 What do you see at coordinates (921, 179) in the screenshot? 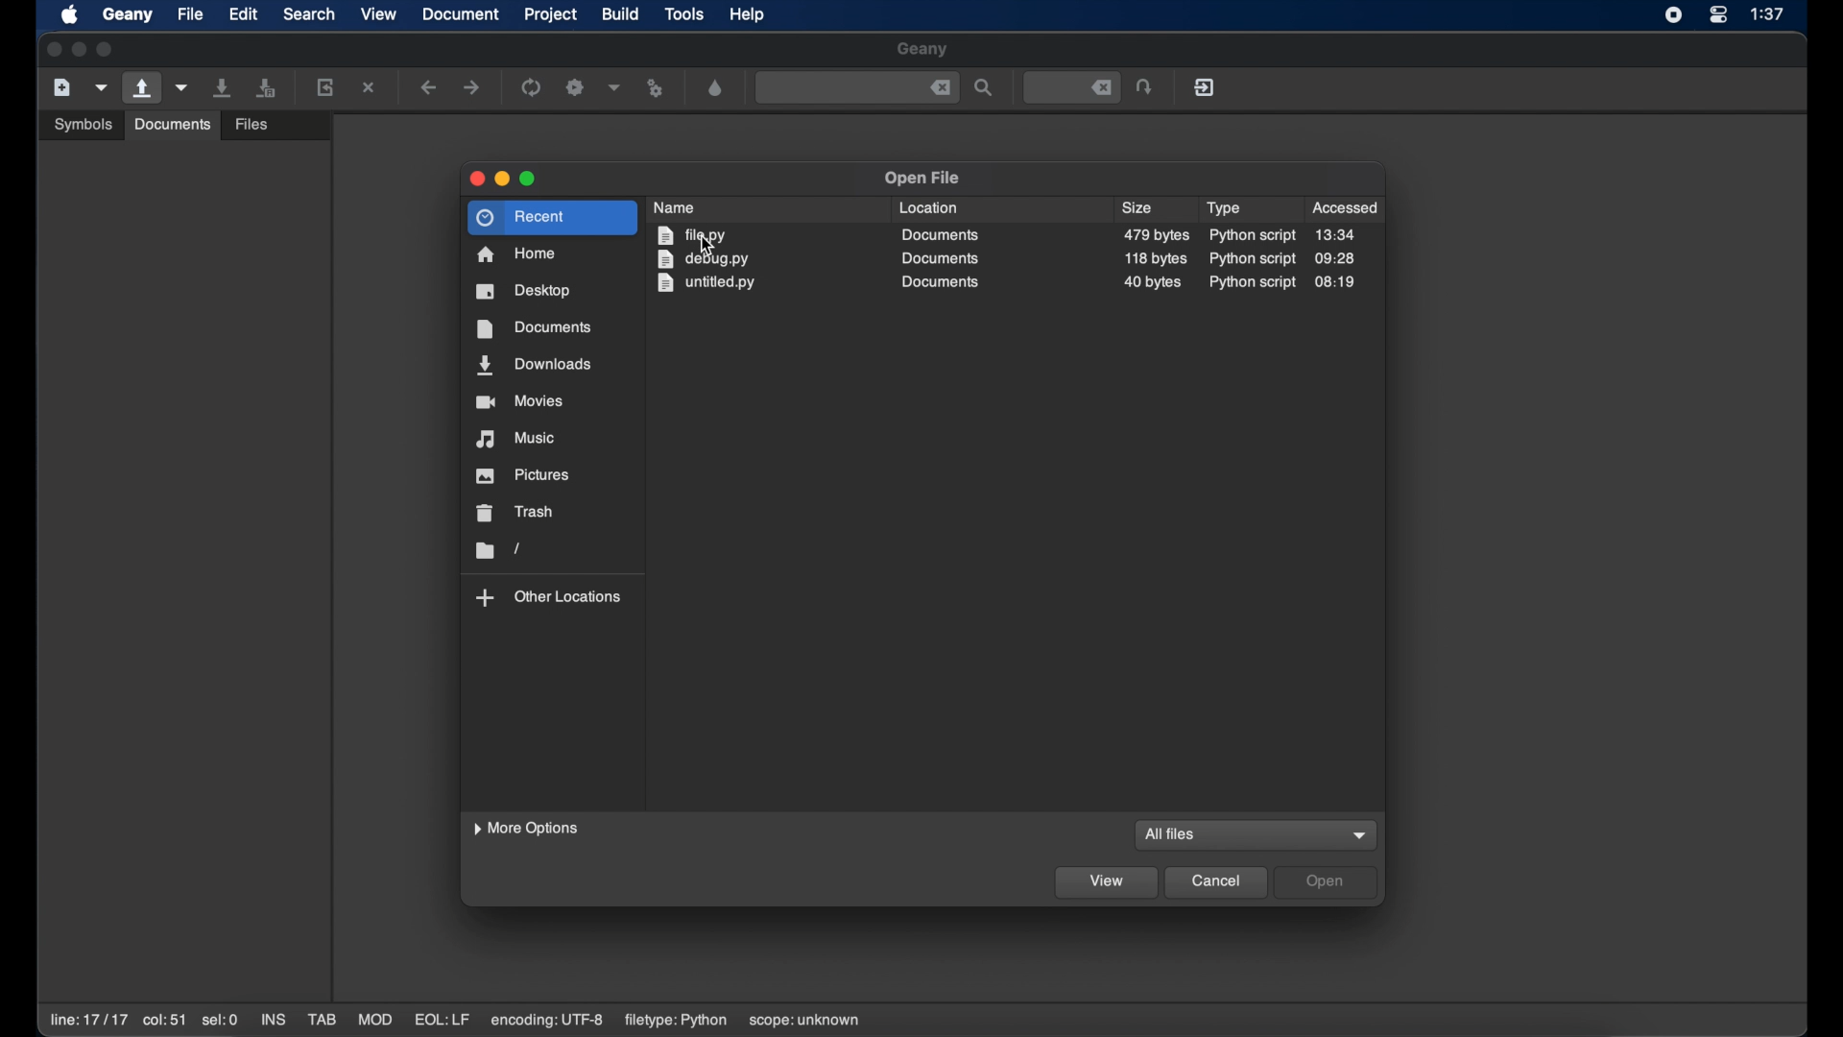
I see `open file` at bounding box center [921, 179].